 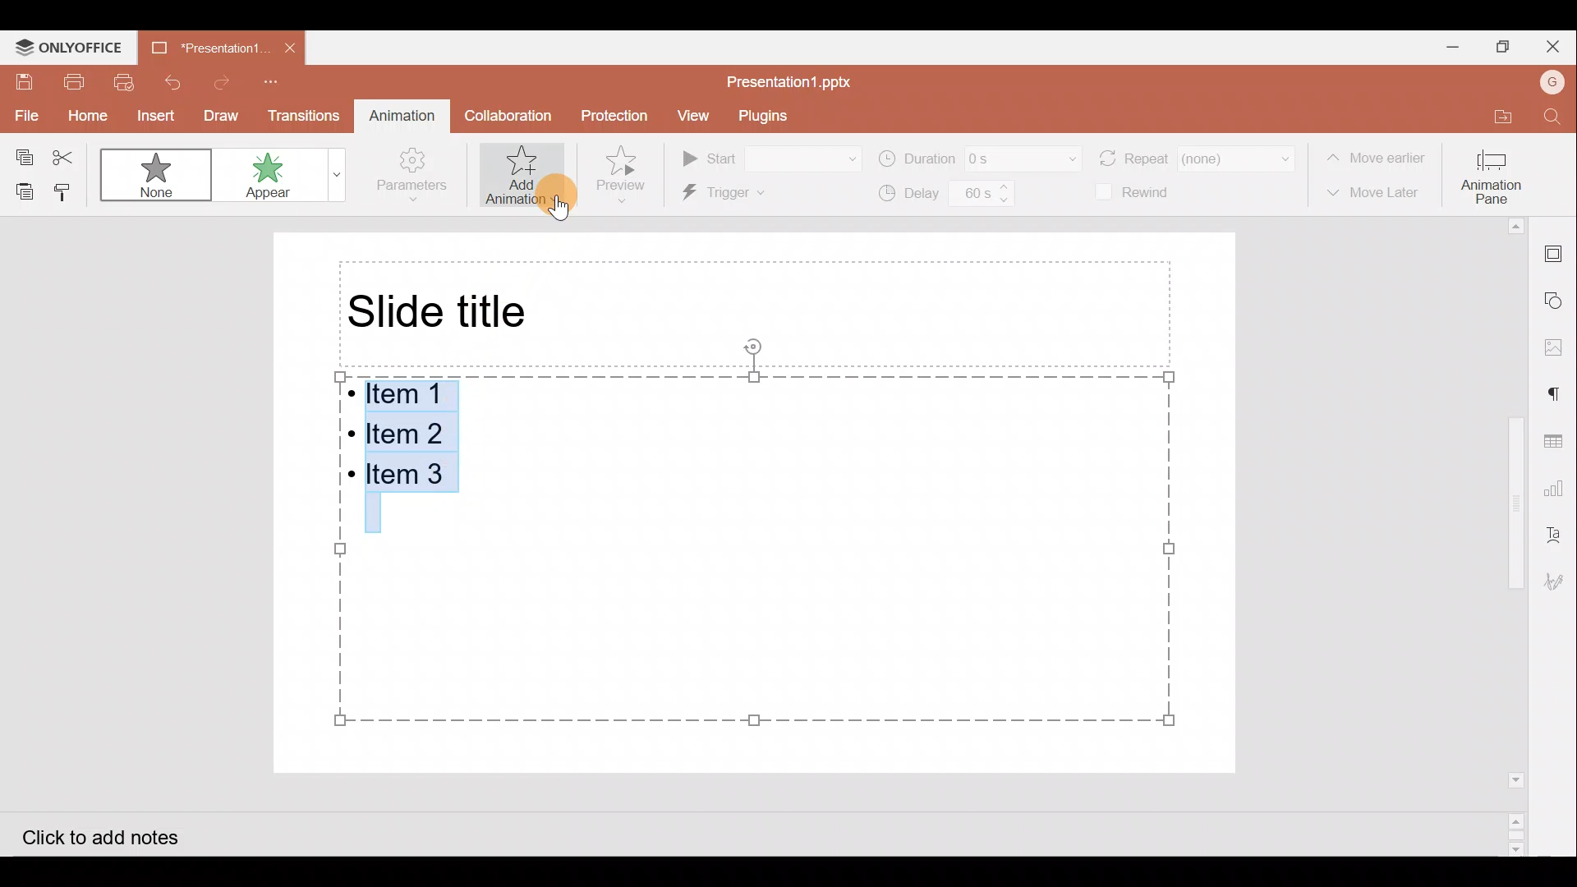 What do you see at coordinates (766, 114) in the screenshot?
I see `Plugins` at bounding box center [766, 114].